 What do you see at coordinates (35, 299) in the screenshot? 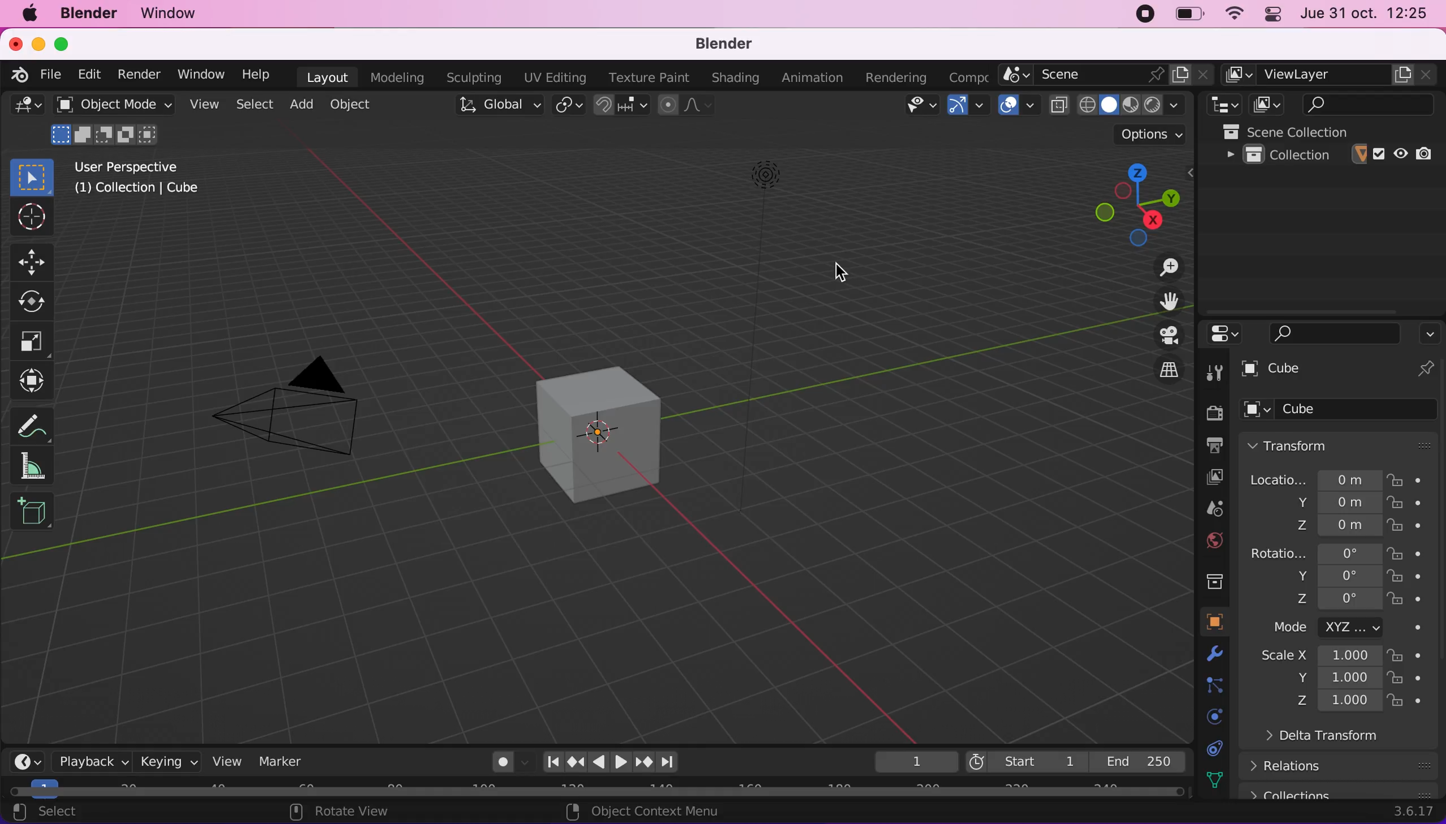
I see `rotate` at bounding box center [35, 299].